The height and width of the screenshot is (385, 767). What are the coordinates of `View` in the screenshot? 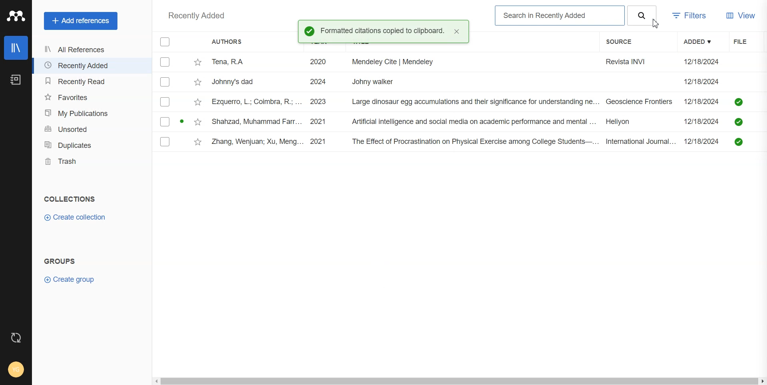 It's located at (741, 16).